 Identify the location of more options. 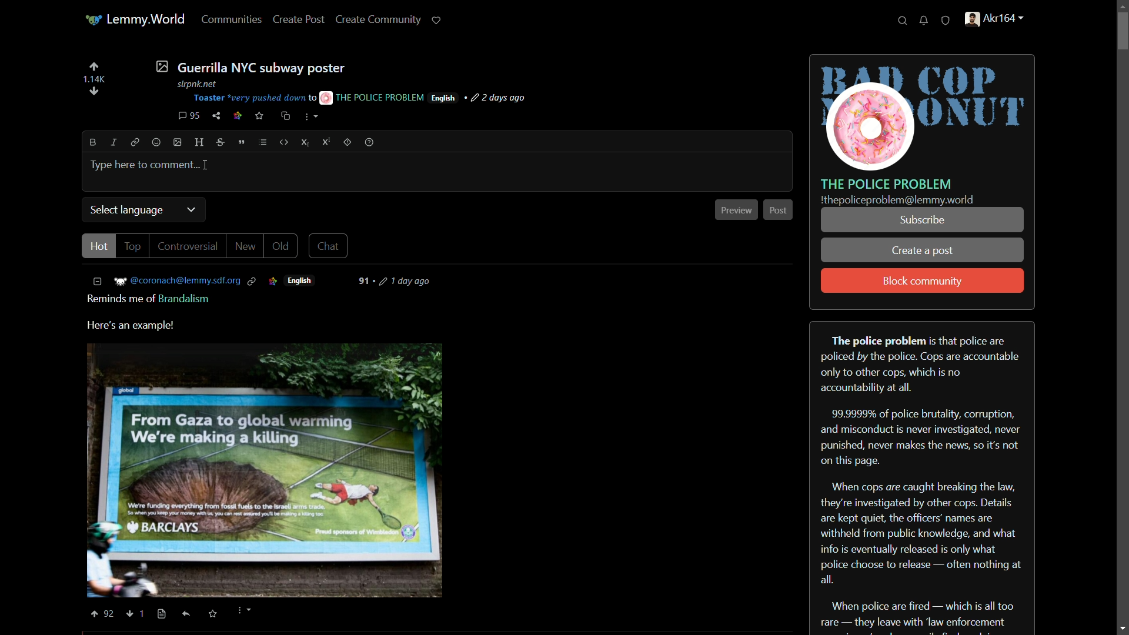
(243, 611).